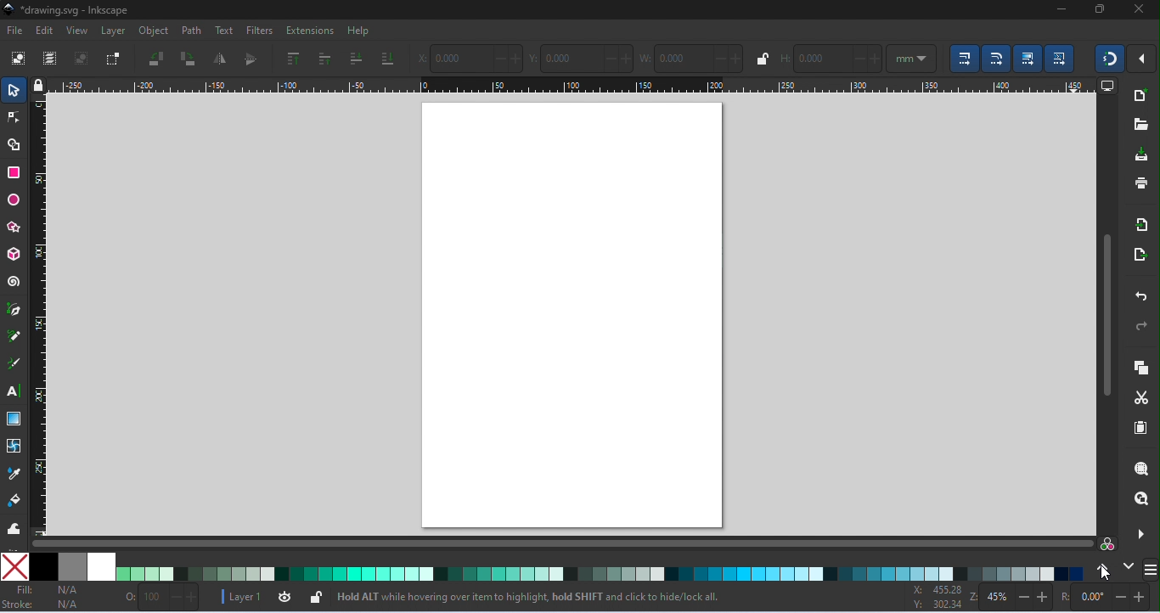 Image resolution: width=1160 pixels, height=613 pixels. What do you see at coordinates (52, 59) in the screenshot?
I see `select all in all layers` at bounding box center [52, 59].